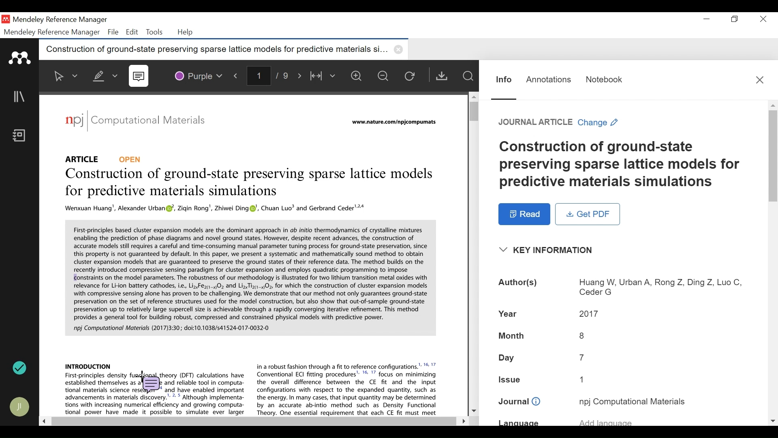 The height and width of the screenshot is (438, 778). What do you see at coordinates (502, 79) in the screenshot?
I see `Information` at bounding box center [502, 79].